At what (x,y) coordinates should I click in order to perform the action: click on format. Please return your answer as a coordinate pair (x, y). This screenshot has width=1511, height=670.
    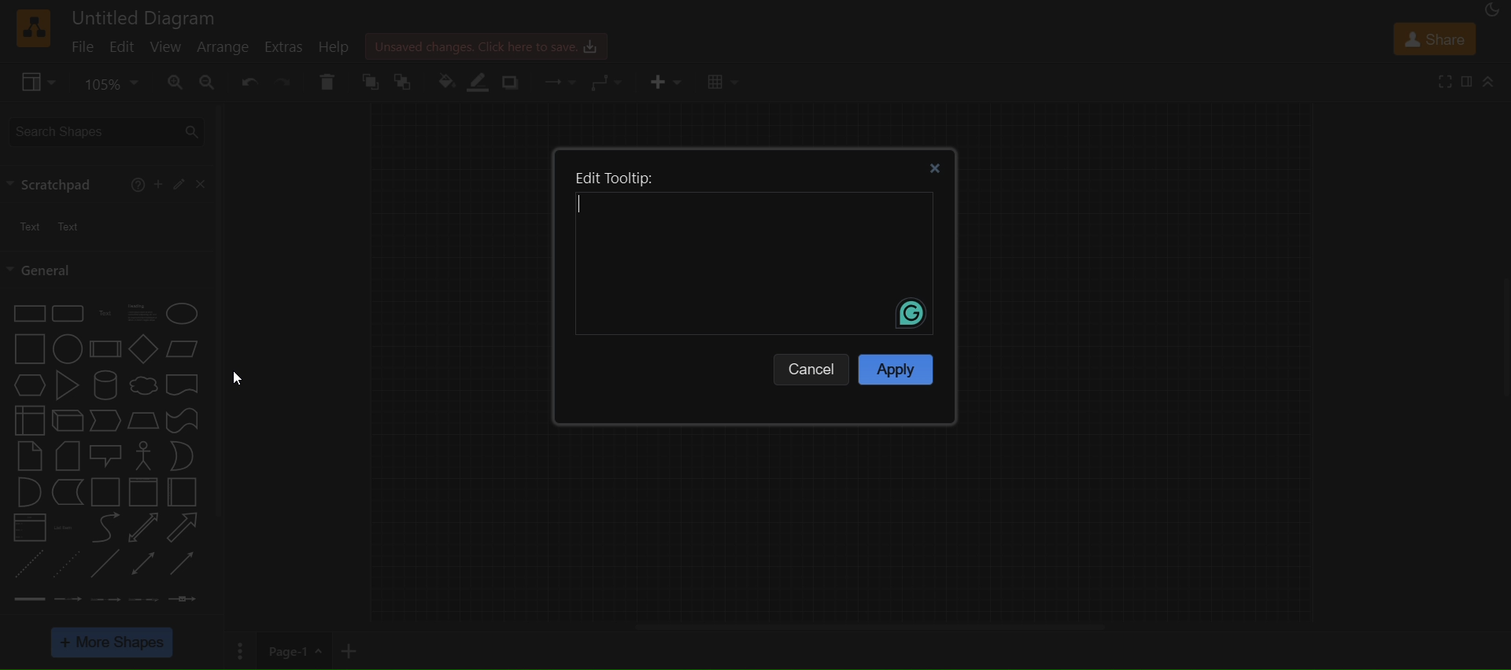
    Looking at the image, I should click on (1466, 80).